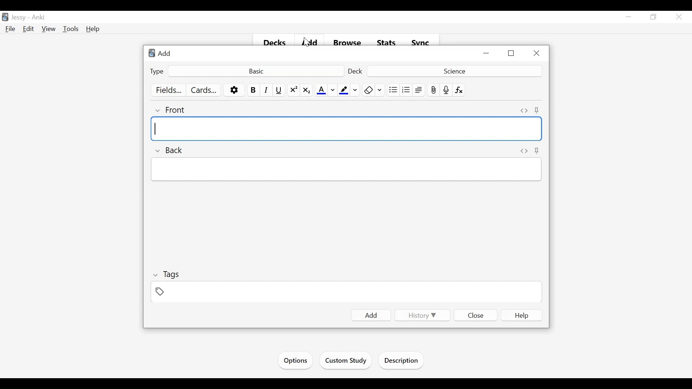 The height and width of the screenshot is (389, 692). I want to click on Change Color, so click(355, 90).